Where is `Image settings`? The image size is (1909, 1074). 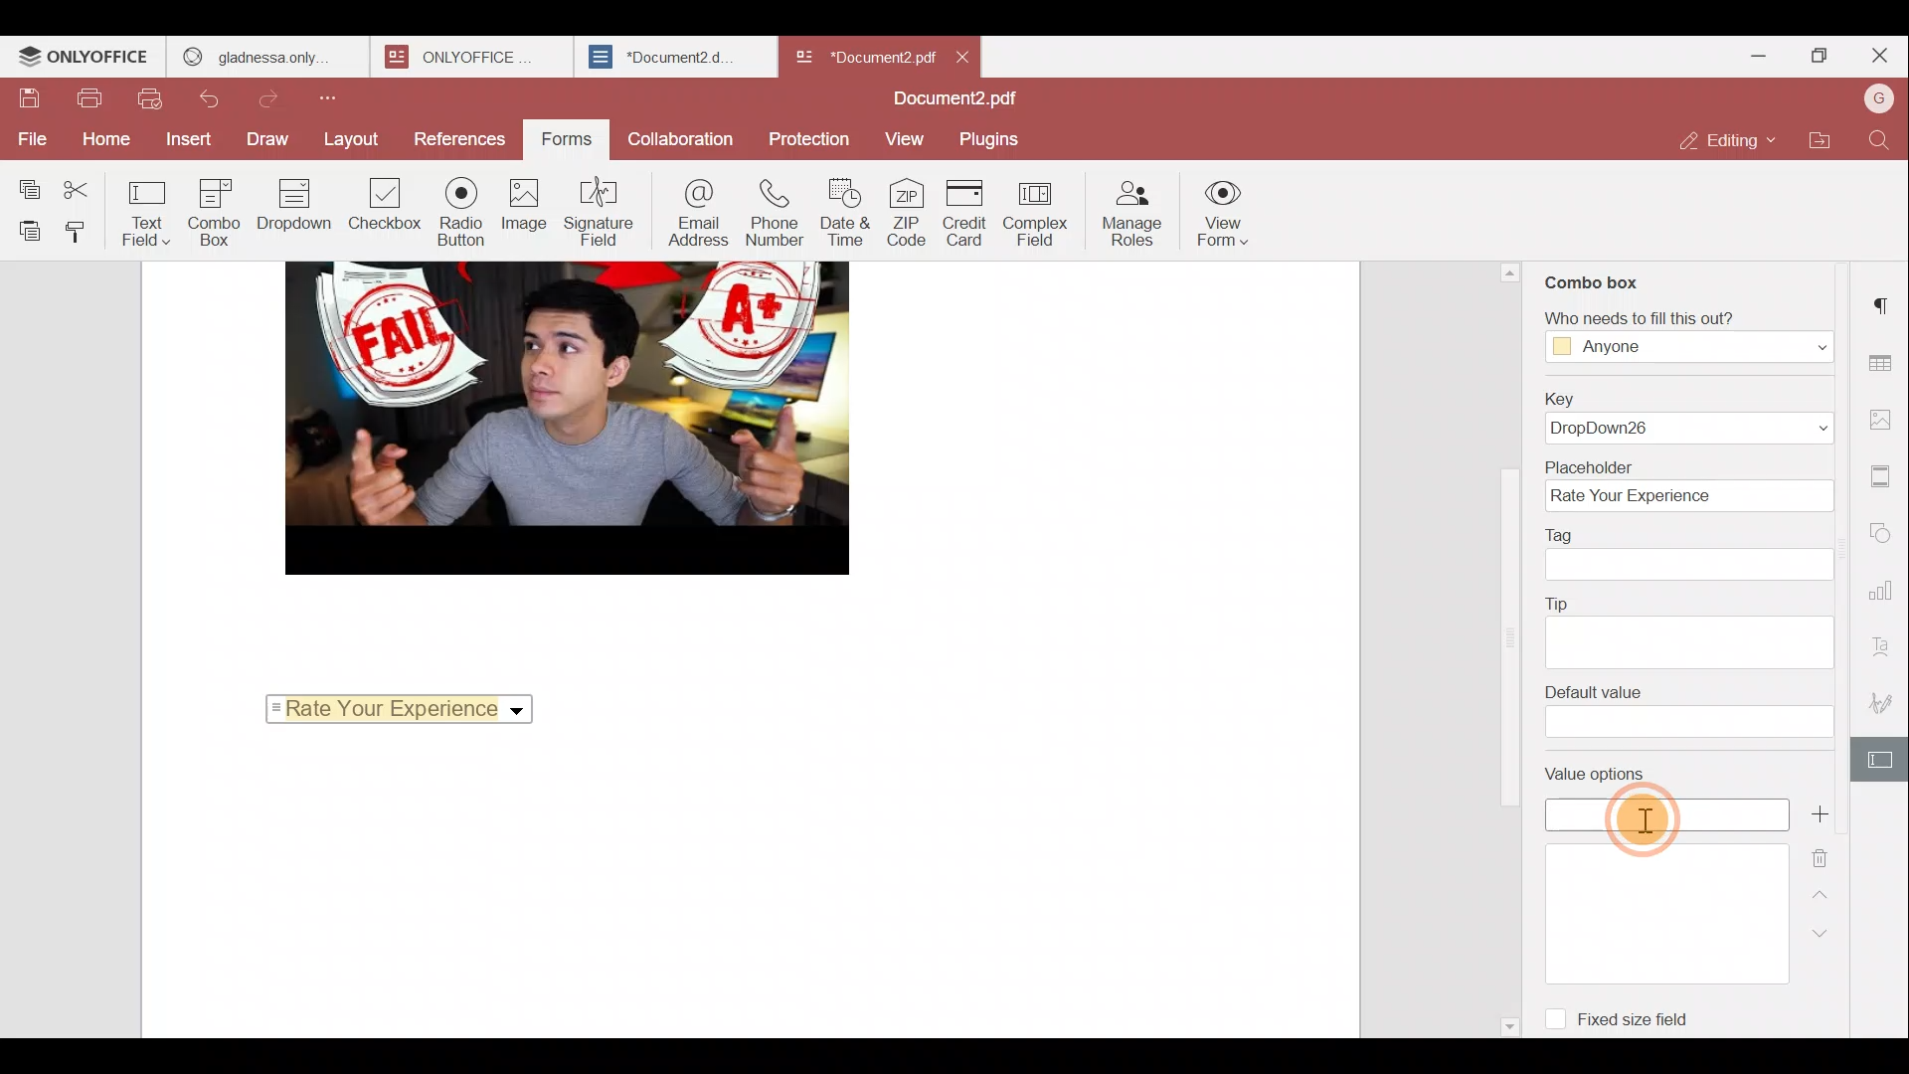
Image settings is located at coordinates (1884, 421).